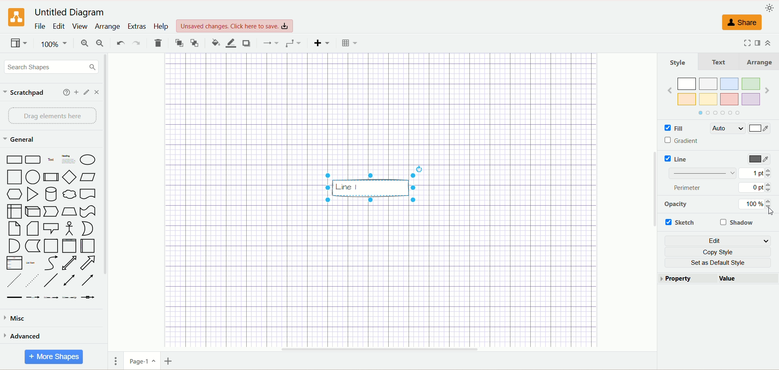  Describe the element at coordinates (88, 193) in the screenshot. I see `Document` at that location.